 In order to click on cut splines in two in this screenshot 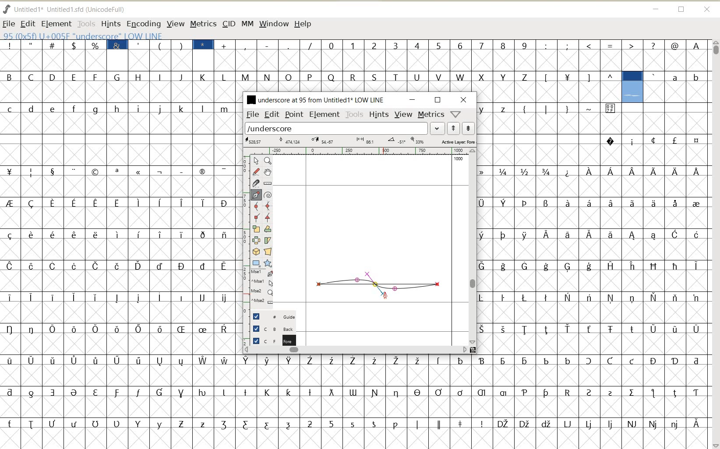, I will do `click(255, 183)`.